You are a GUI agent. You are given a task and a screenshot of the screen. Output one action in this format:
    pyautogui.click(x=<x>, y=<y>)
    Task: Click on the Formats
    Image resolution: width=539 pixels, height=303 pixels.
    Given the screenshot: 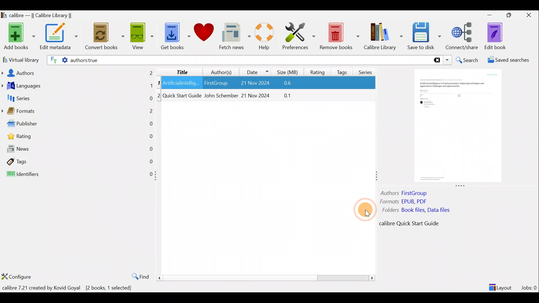 What is the action you would take?
    pyautogui.click(x=77, y=113)
    